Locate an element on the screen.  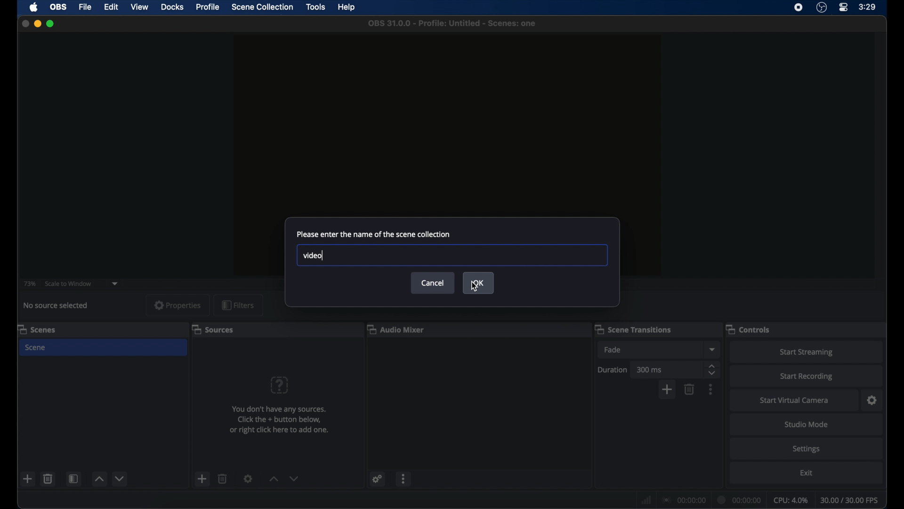
info is located at coordinates (280, 419).